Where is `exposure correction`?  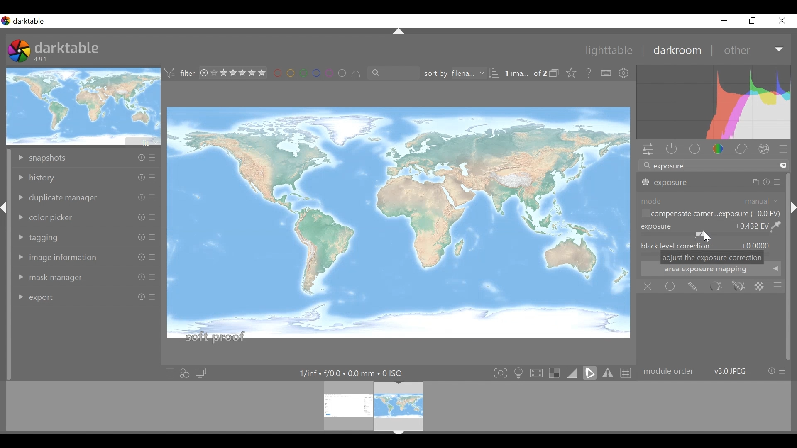 exposure correction is located at coordinates (710, 229).